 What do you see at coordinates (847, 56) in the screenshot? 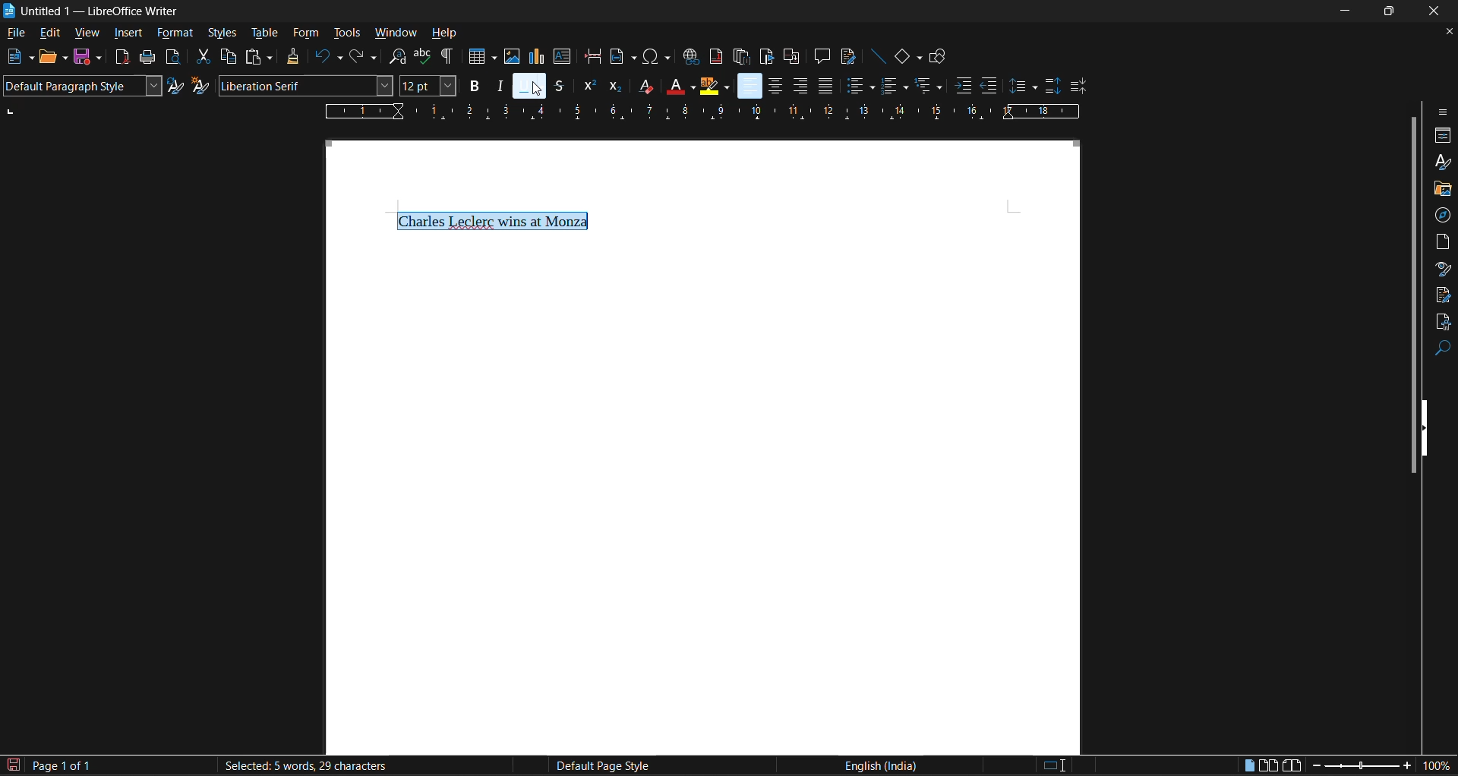
I see `show track change functions` at bounding box center [847, 56].